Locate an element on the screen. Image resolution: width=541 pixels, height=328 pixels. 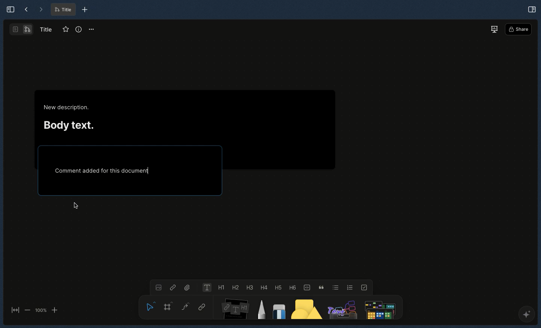
Link is located at coordinates (202, 308).